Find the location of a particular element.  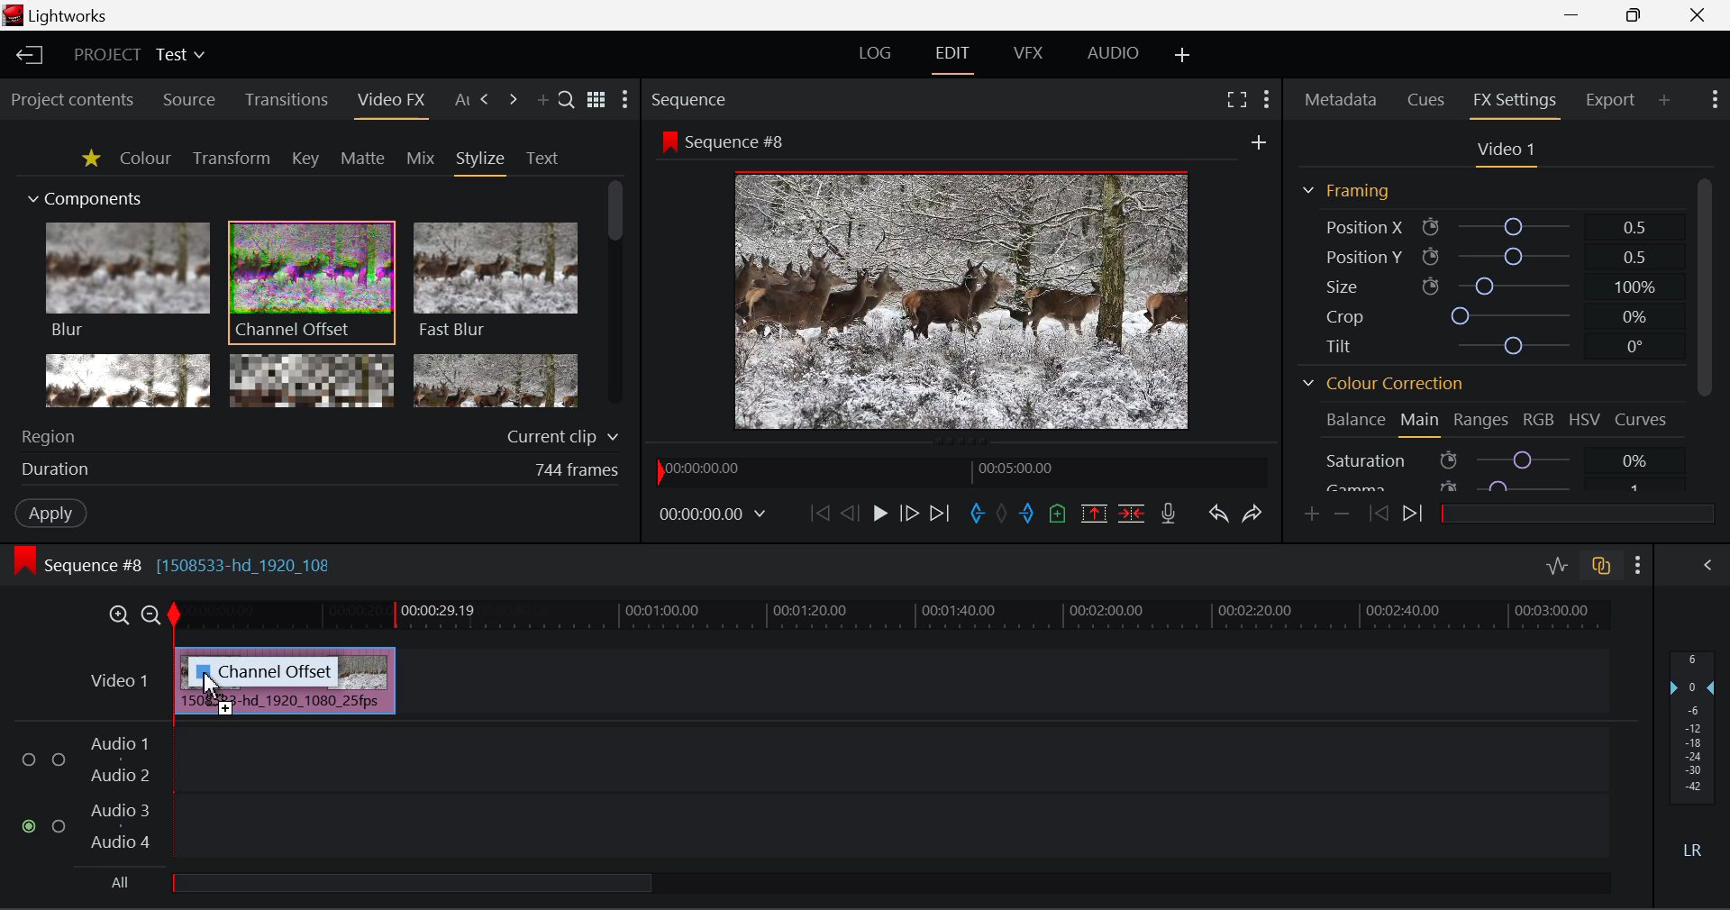

Toggle between title and list view is located at coordinates (596, 96).